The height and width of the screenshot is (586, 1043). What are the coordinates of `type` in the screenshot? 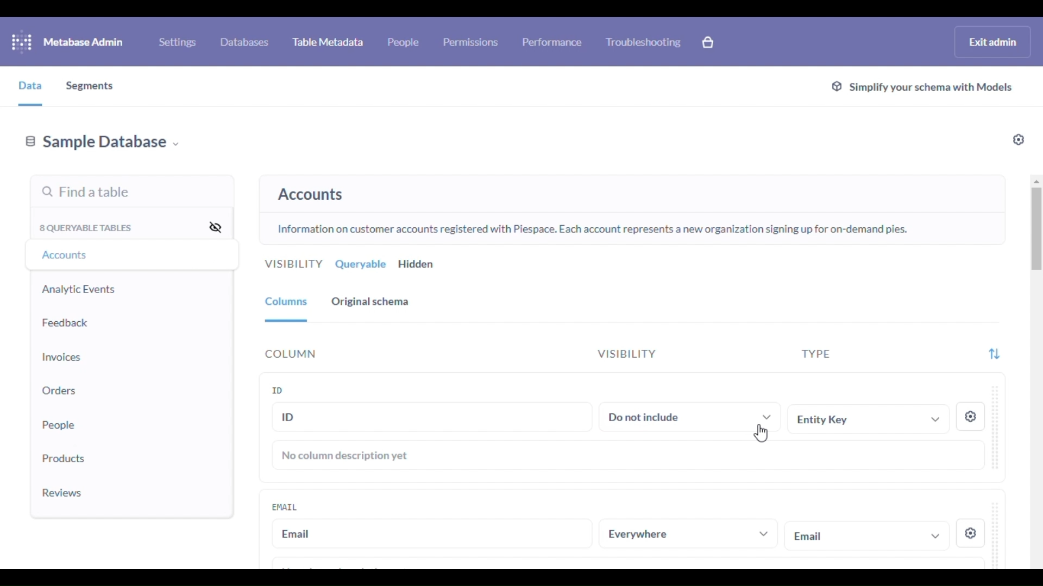 It's located at (816, 354).